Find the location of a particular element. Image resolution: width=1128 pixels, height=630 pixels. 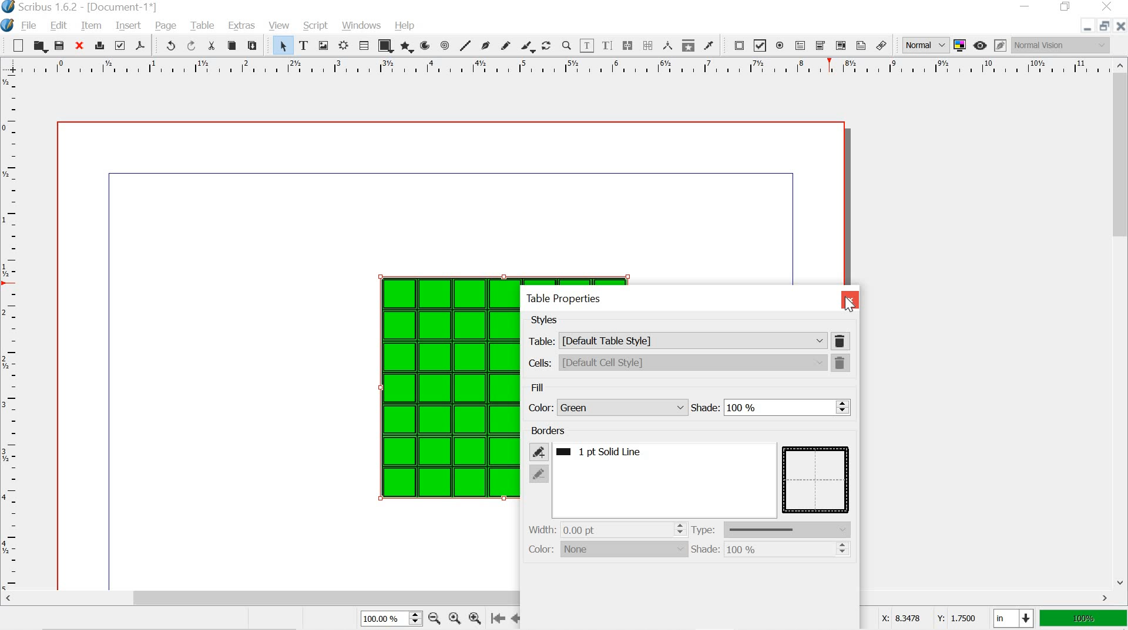

pdf list box is located at coordinates (840, 45).